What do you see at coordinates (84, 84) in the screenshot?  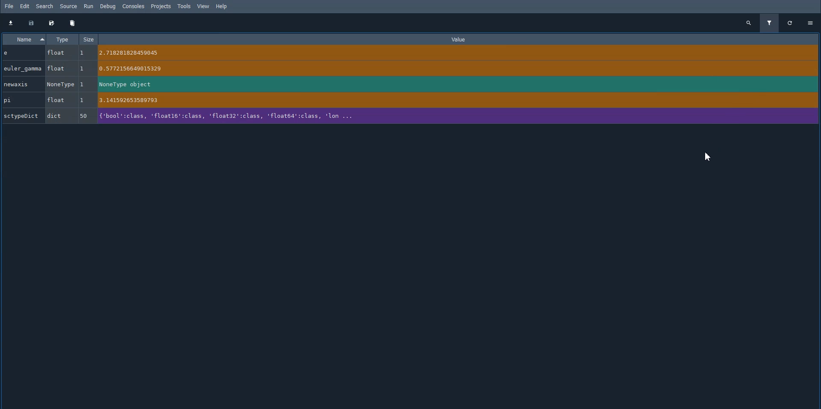 I see `1` at bounding box center [84, 84].